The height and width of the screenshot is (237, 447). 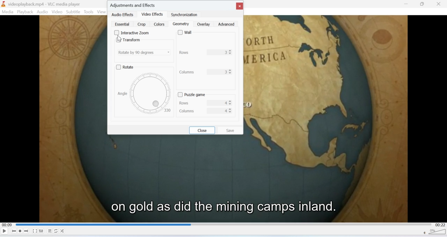 I want to click on synchronization, so click(x=184, y=15).